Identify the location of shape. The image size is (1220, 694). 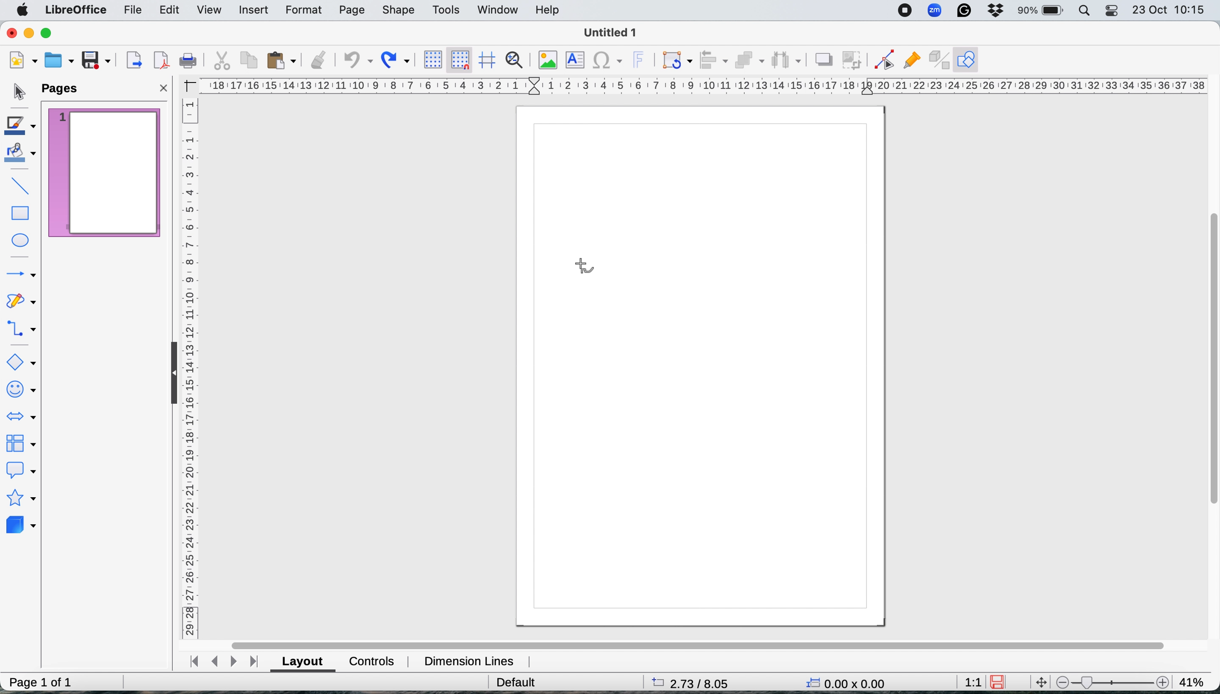
(400, 11).